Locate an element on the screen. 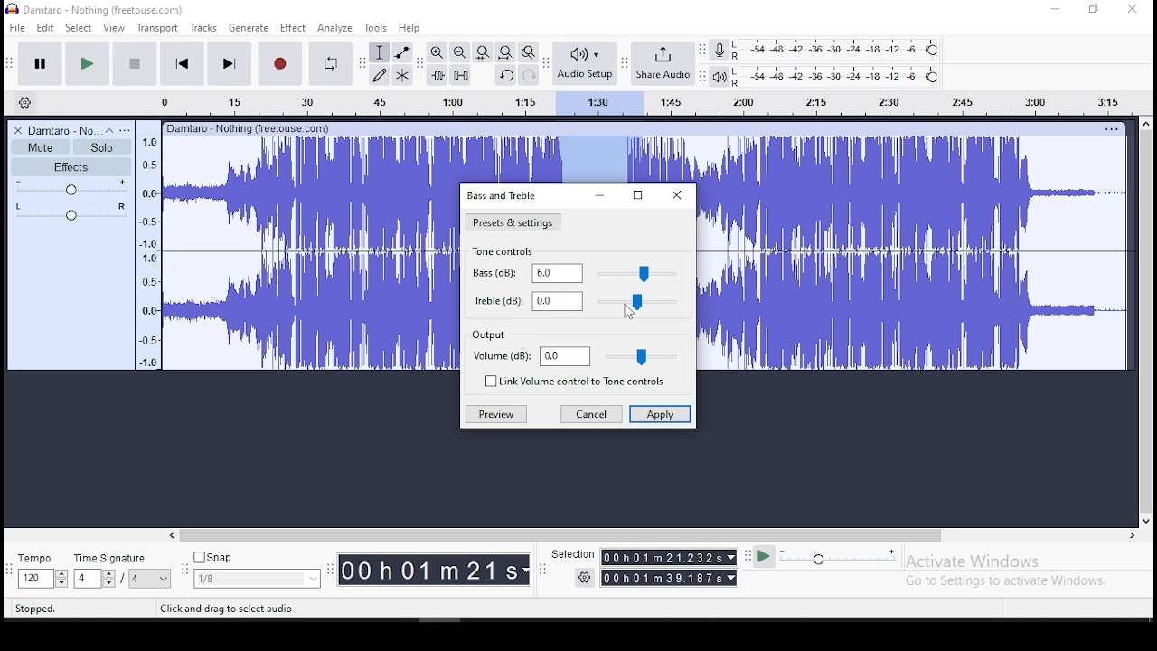 Image resolution: width=1157 pixels, height=651 pixels.  is located at coordinates (361, 61).